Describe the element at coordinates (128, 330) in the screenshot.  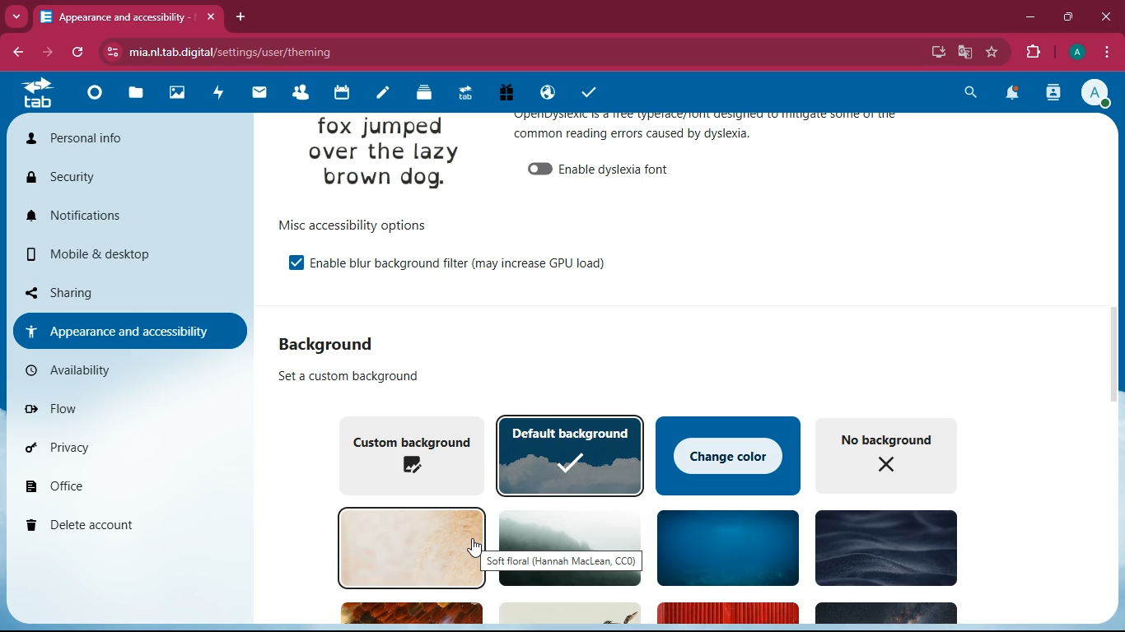
I see `appearance` at that location.